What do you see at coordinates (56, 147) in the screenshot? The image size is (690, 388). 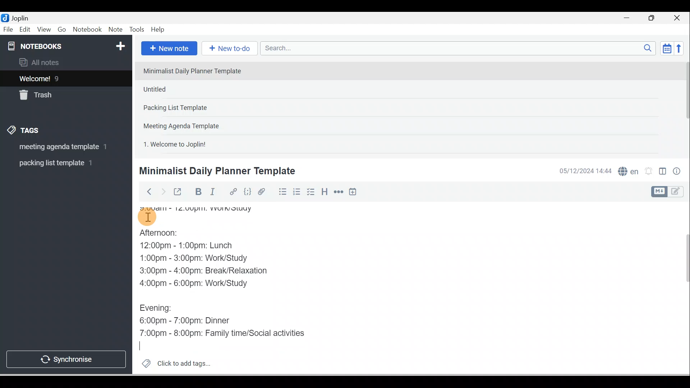 I see `Tag 1` at bounding box center [56, 147].